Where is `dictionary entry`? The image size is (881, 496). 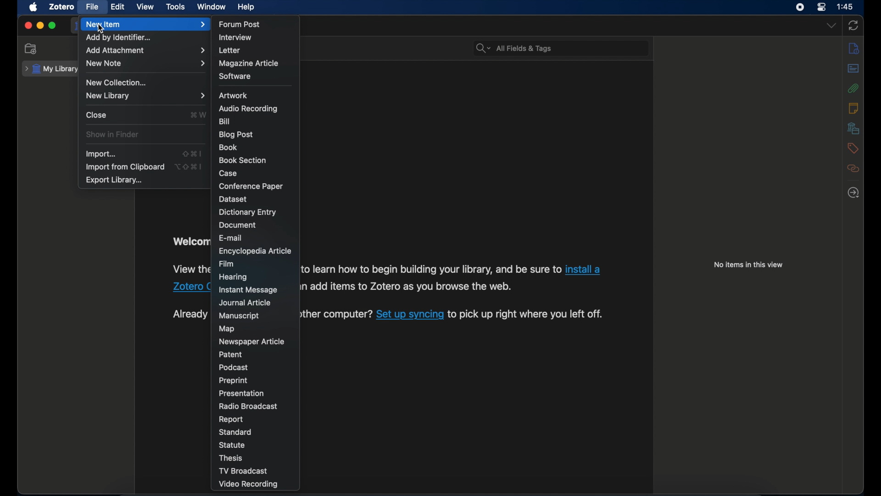 dictionary entry is located at coordinates (248, 212).